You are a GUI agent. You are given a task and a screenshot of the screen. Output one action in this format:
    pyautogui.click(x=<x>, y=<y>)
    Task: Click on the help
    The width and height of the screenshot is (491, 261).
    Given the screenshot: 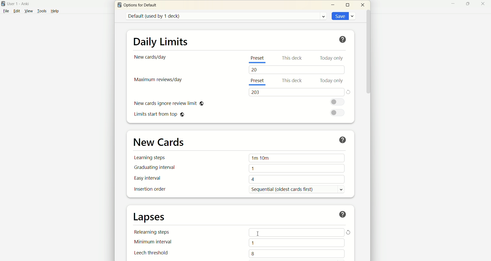 What is the action you would take?
    pyautogui.click(x=343, y=39)
    